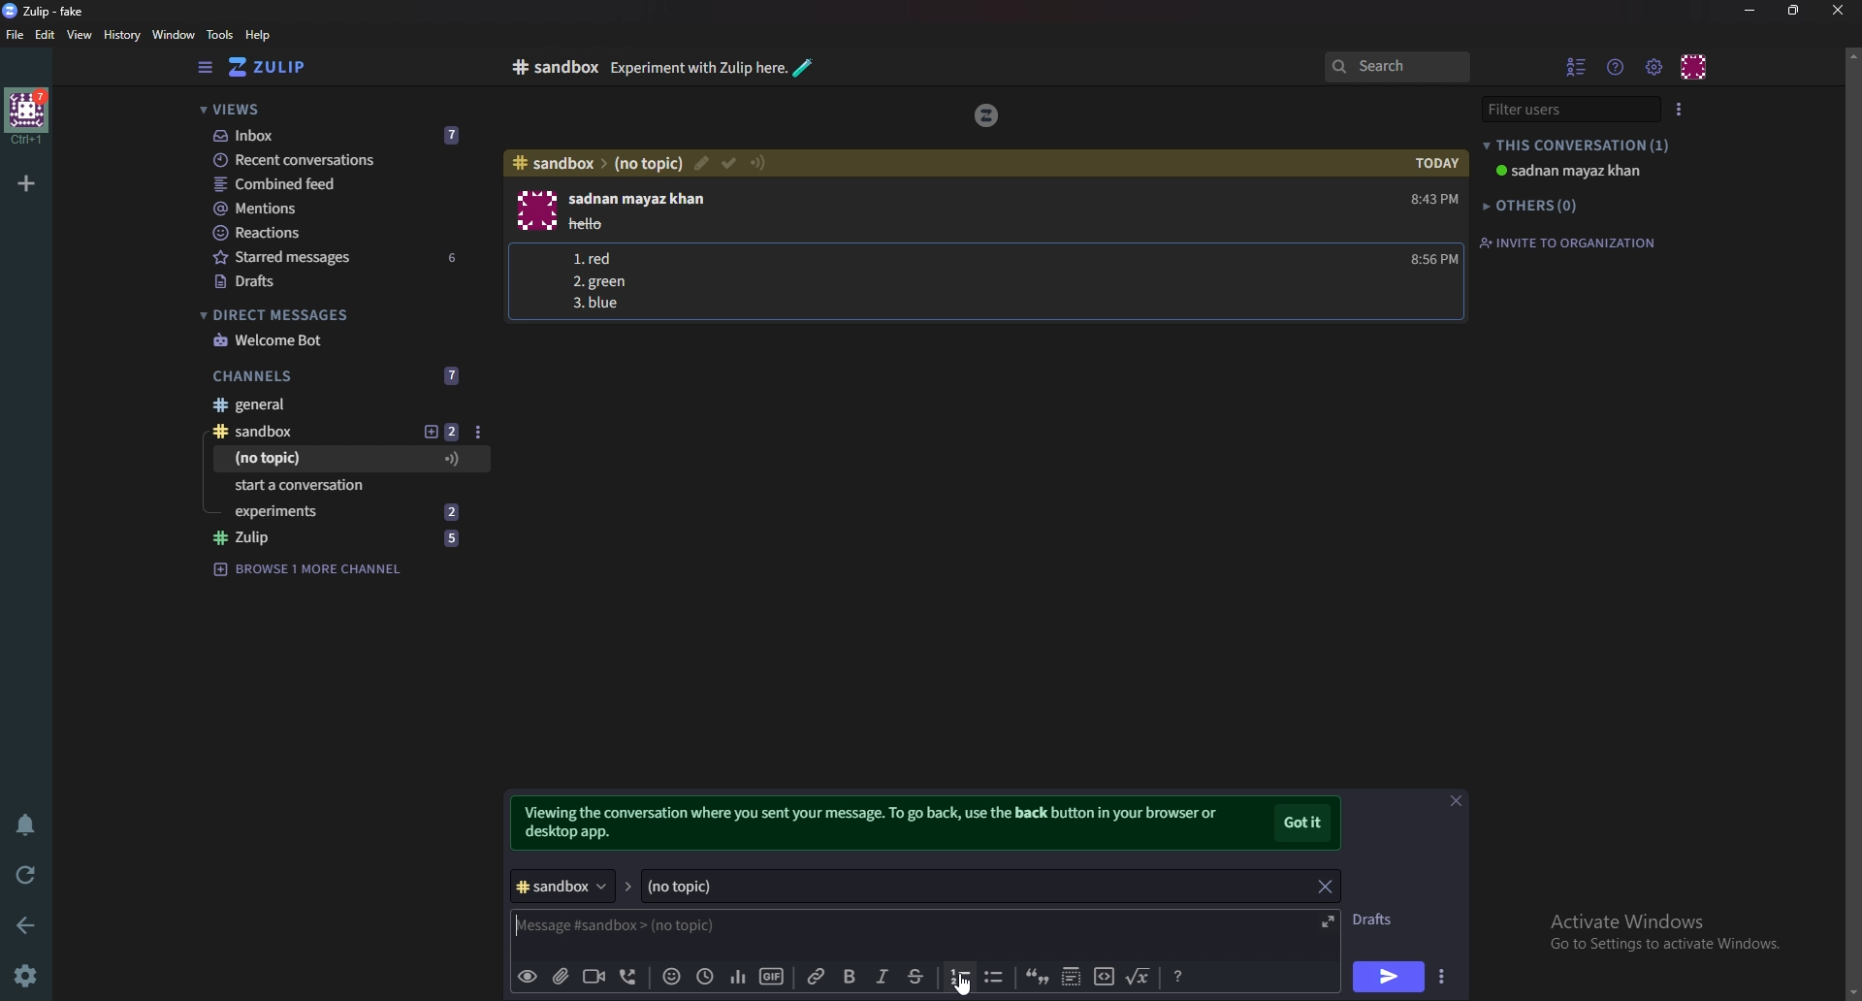 This screenshot has width=1862, height=1001. What do you see at coordinates (351, 510) in the screenshot?
I see `` at bounding box center [351, 510].